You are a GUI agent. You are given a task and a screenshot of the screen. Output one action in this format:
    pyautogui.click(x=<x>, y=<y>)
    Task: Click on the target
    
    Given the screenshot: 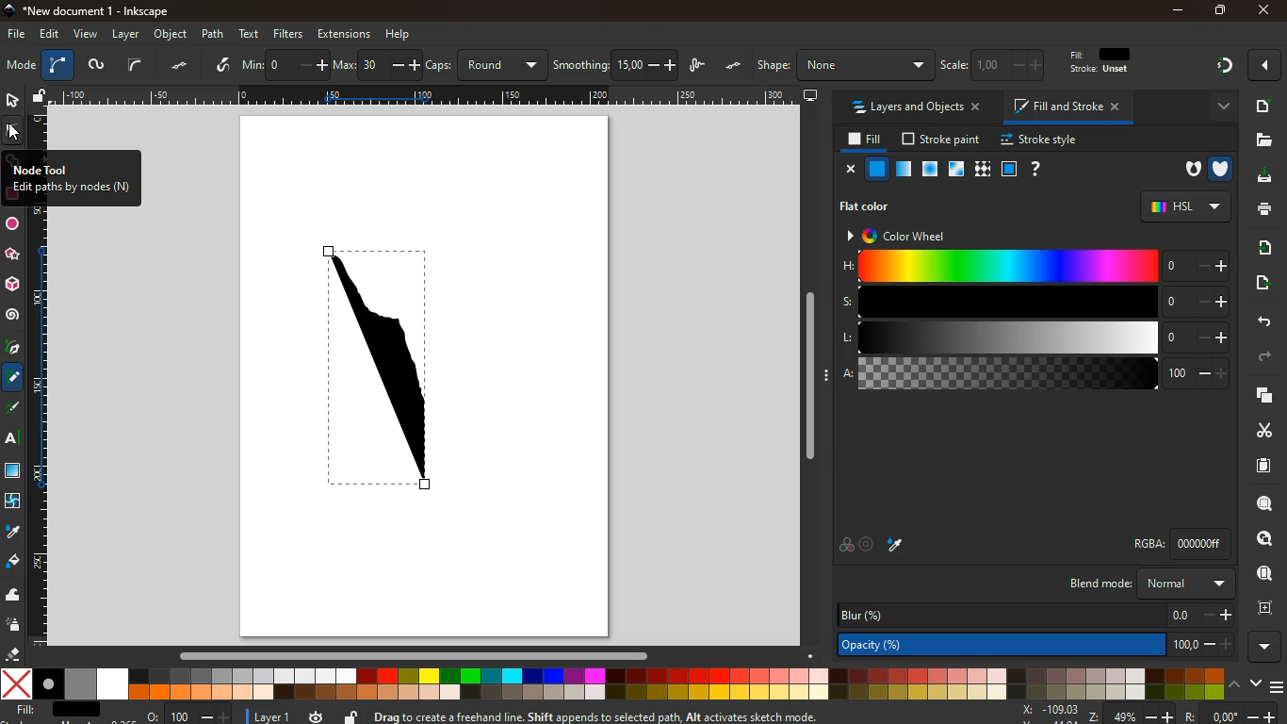 What is the action you would take?
    pyautogui.click(x=869, y=545)
    